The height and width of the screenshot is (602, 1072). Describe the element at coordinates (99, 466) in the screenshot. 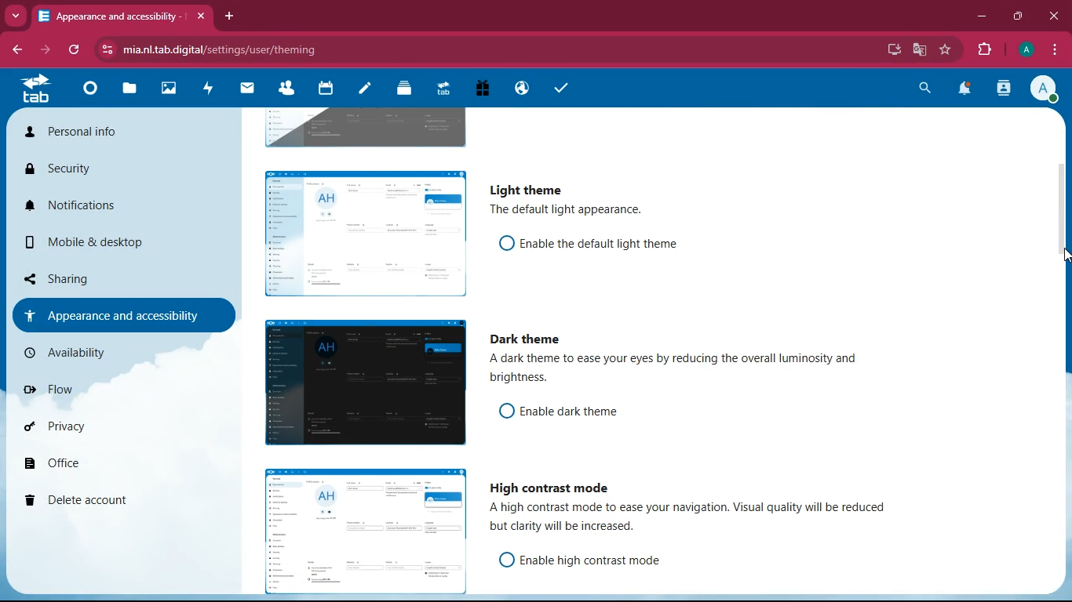

I see `office` at that location.